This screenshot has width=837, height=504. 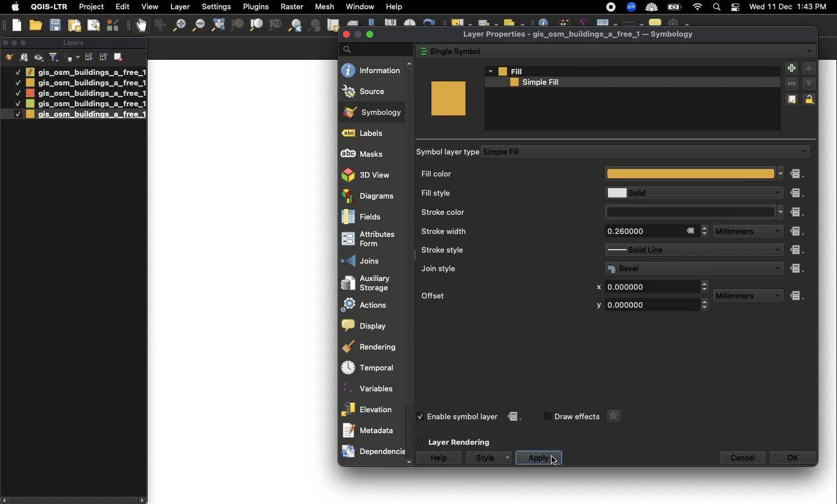 I want to click on vertical Scrollbar, so click(x=412, y=263).